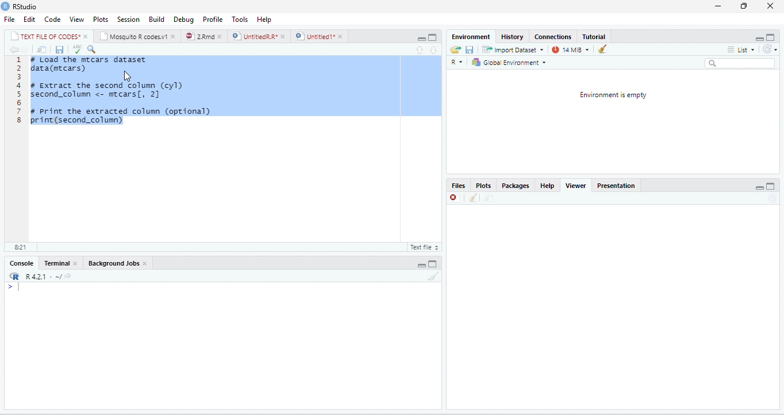 The width and height of the screenshot is (784, 415). What do you see at coordinates (221, 346) in the screenshot?
I see `display` at bounding box center [221, 346].